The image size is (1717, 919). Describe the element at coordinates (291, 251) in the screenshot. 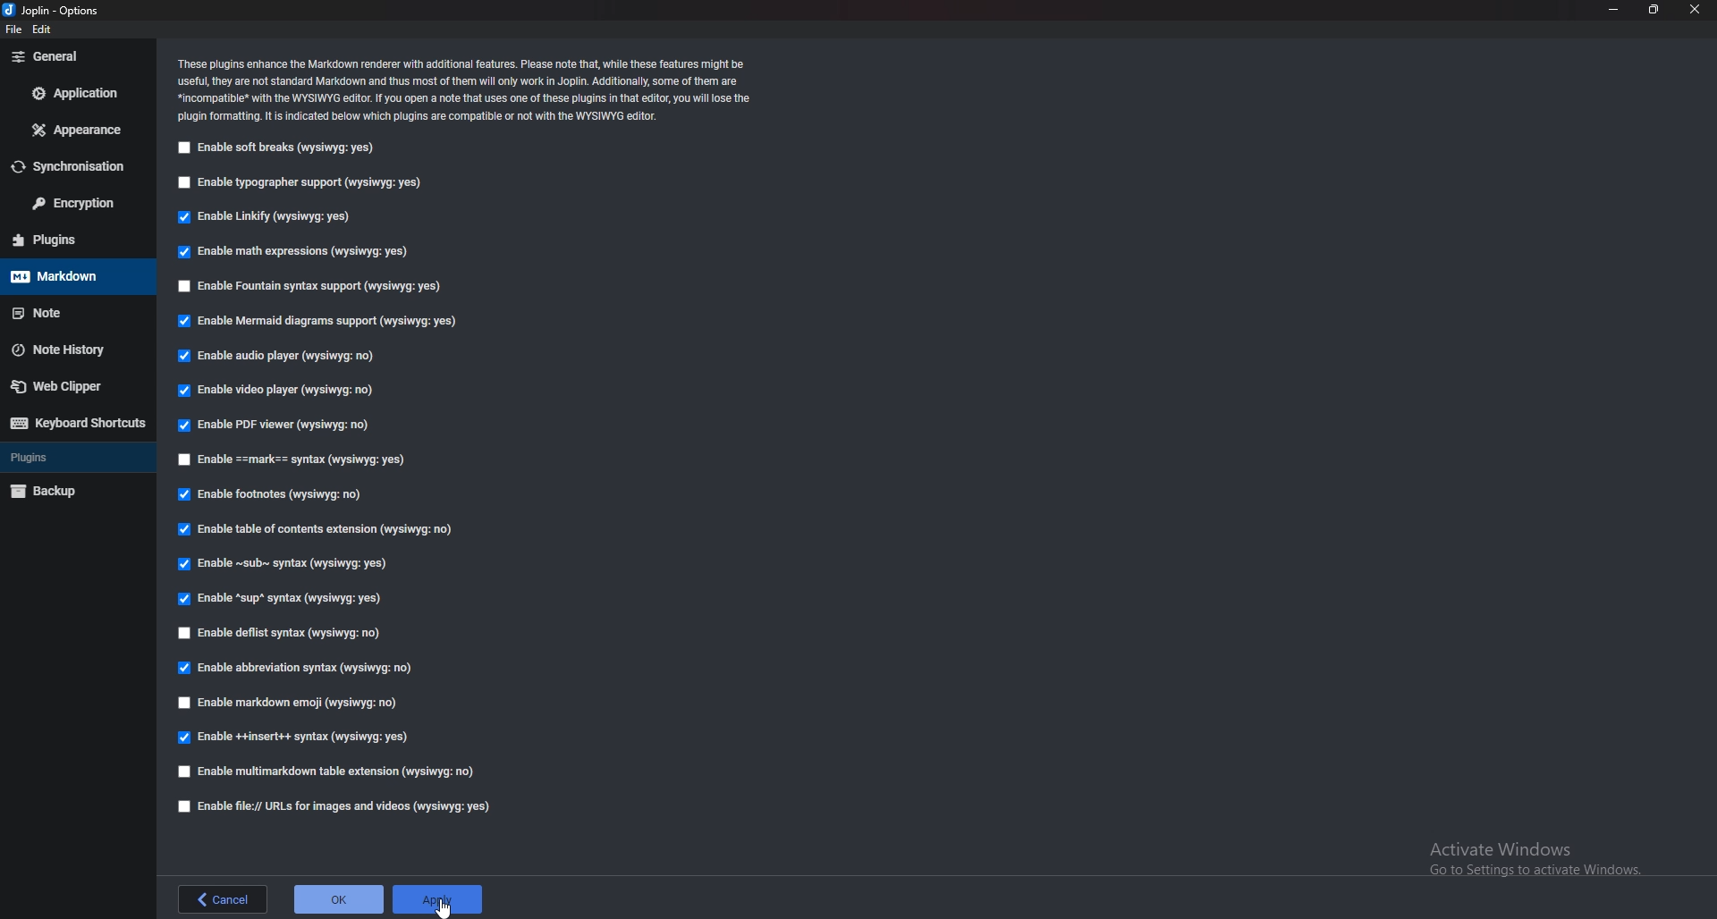

I see `Enable math expressions` at that location.